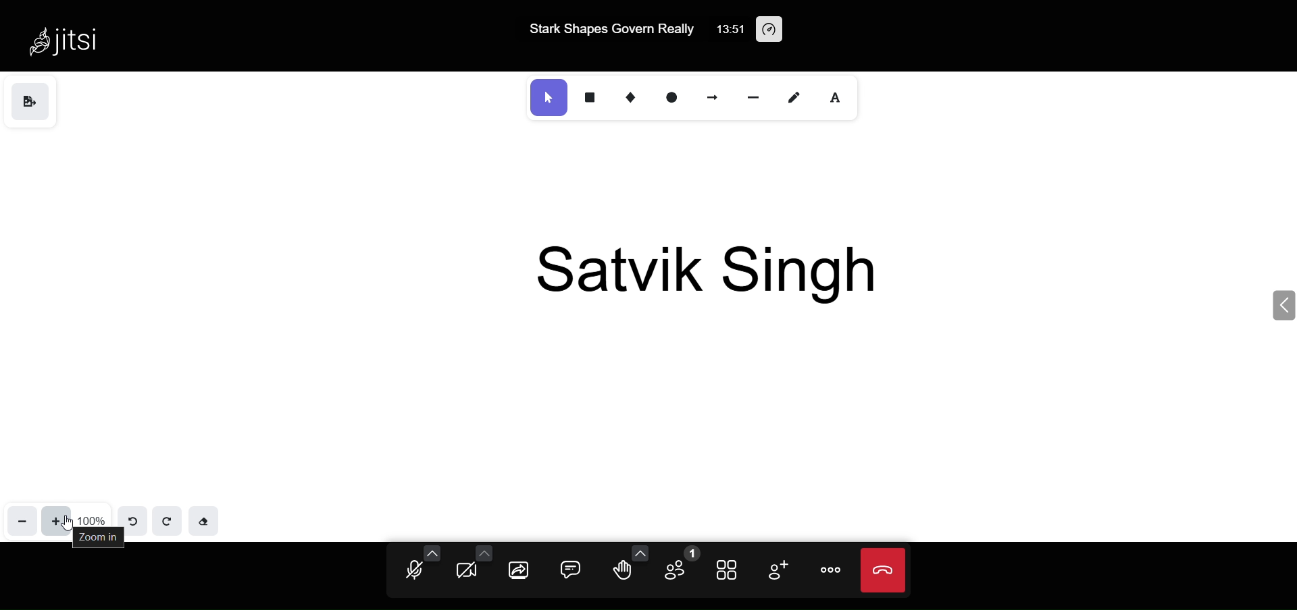 The width and height of the screenshot is (1297, 610). I want to click on ellipse, so click(671, 97).